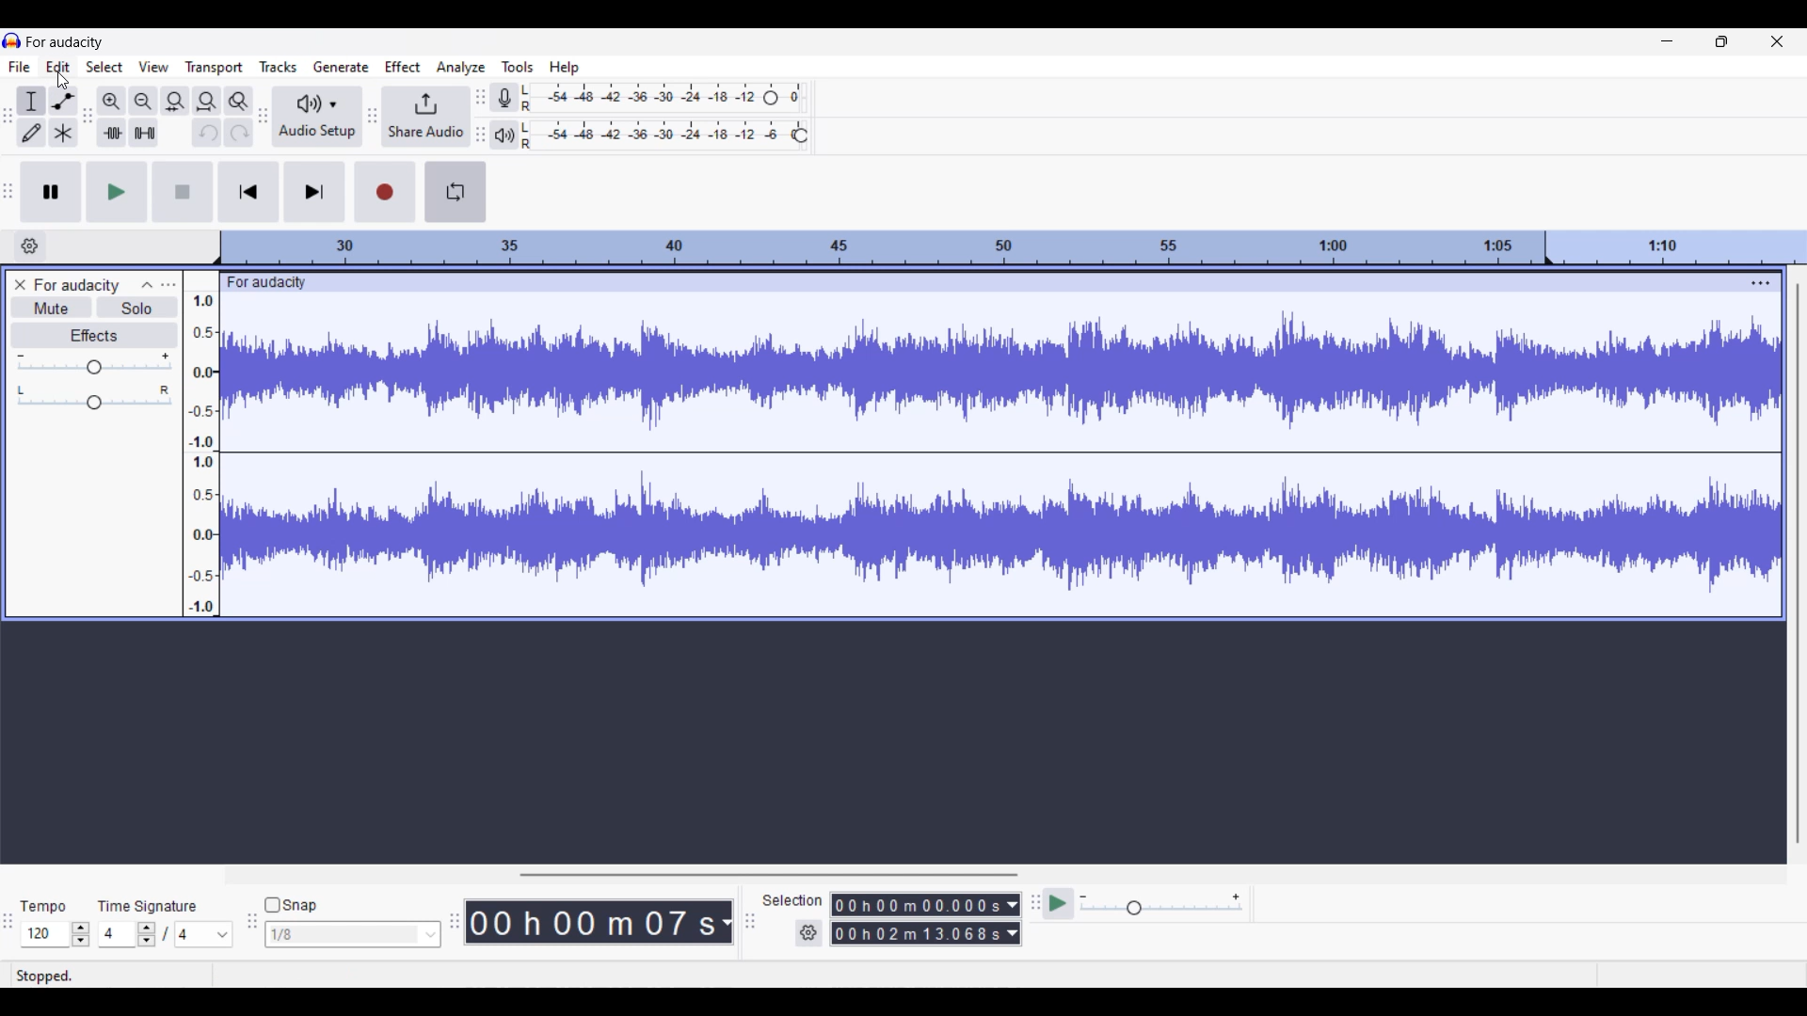  What do you see at coordinates (111, 133) in the screenshot?
I see `Trim audio selection` at bounding box center [111, 133].